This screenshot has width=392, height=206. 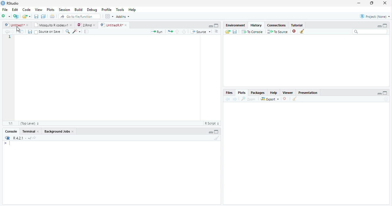 I want to click on close, so click(x=385, y=3).